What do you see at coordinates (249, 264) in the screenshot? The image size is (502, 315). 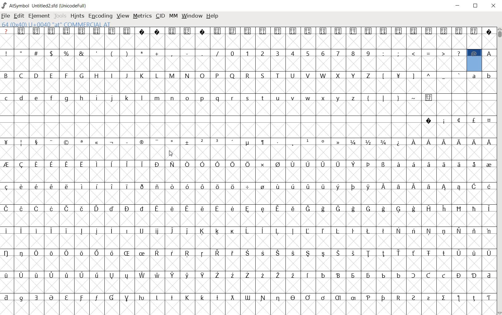 I see `empty glyph slots` at bounding box center [249, 264].